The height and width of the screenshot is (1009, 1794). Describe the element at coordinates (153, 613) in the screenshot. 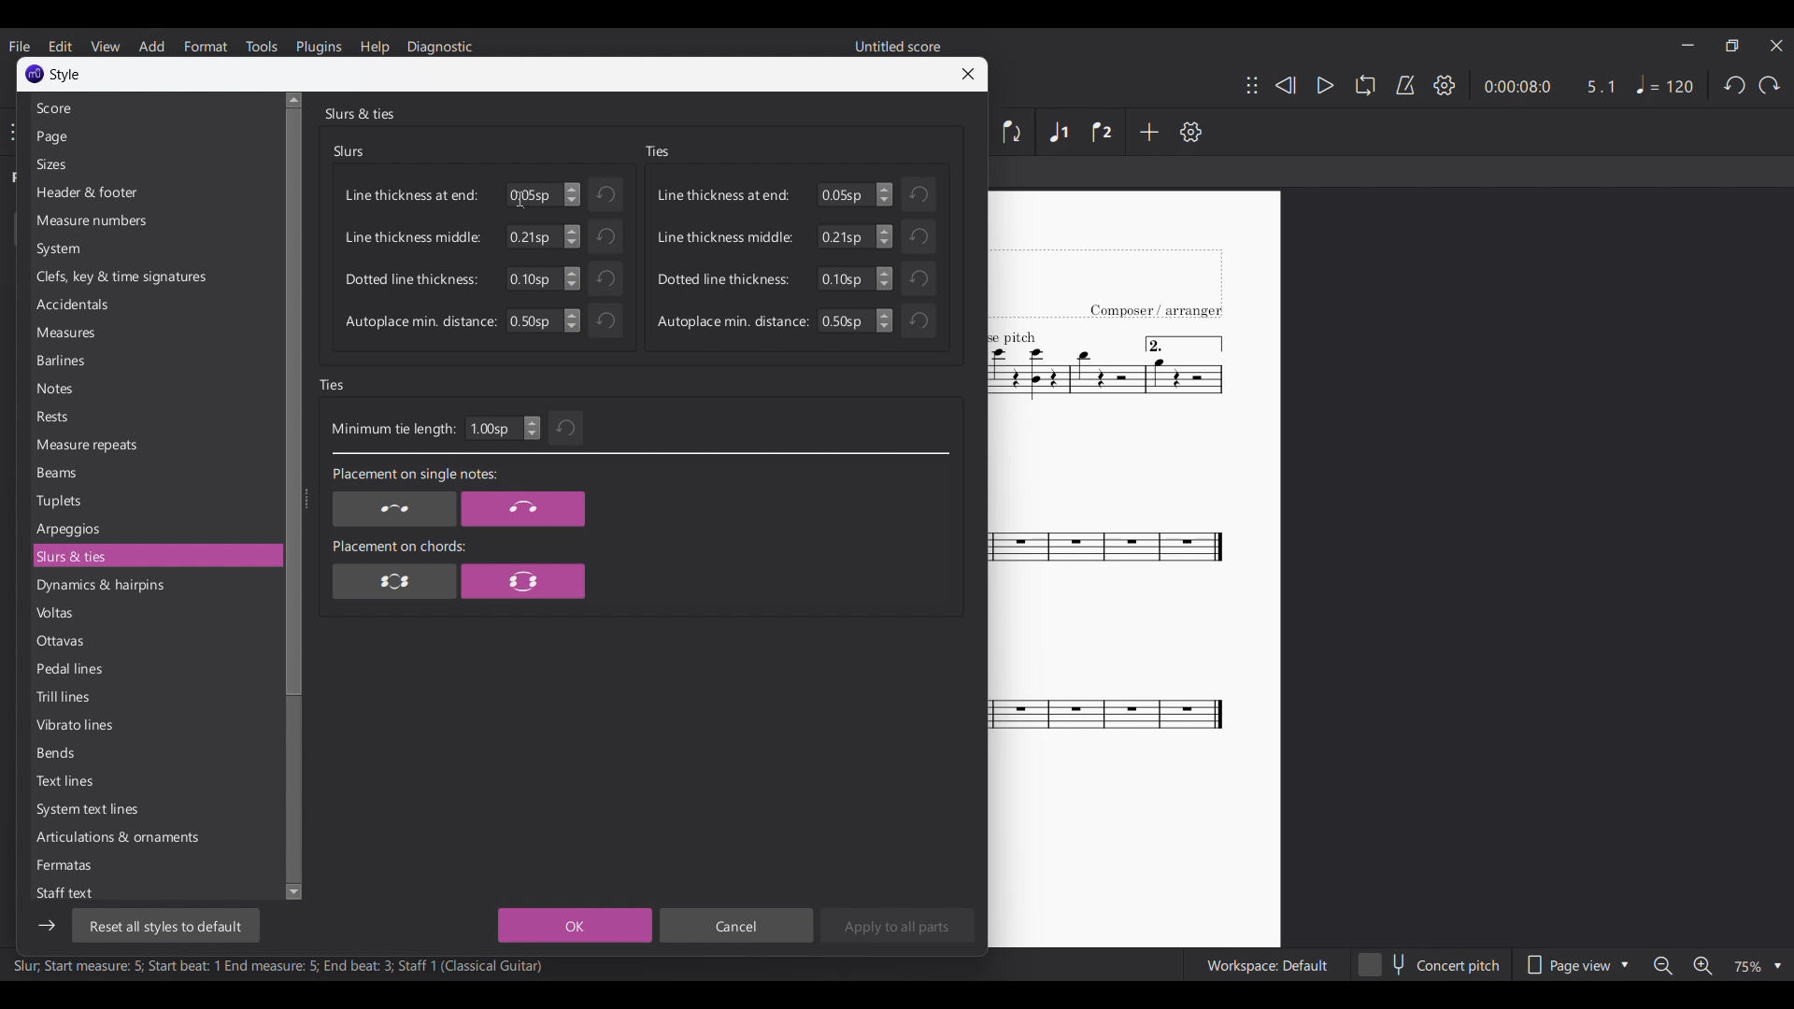

I see `Voltas` at that location.